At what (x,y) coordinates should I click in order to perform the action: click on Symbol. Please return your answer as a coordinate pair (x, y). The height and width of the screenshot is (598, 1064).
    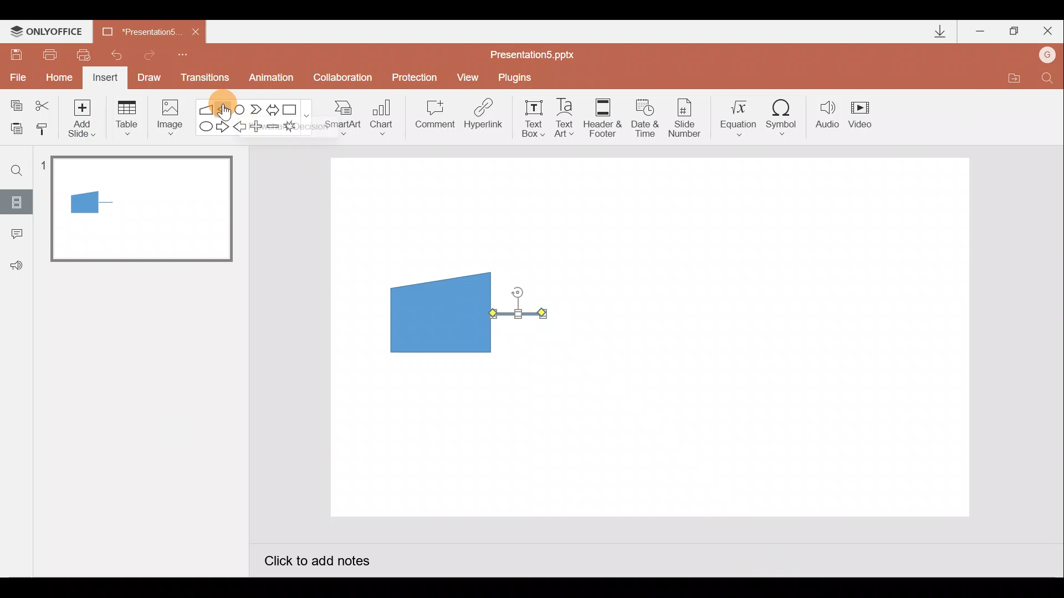
    Looking at the image, I should click on (786, 117).